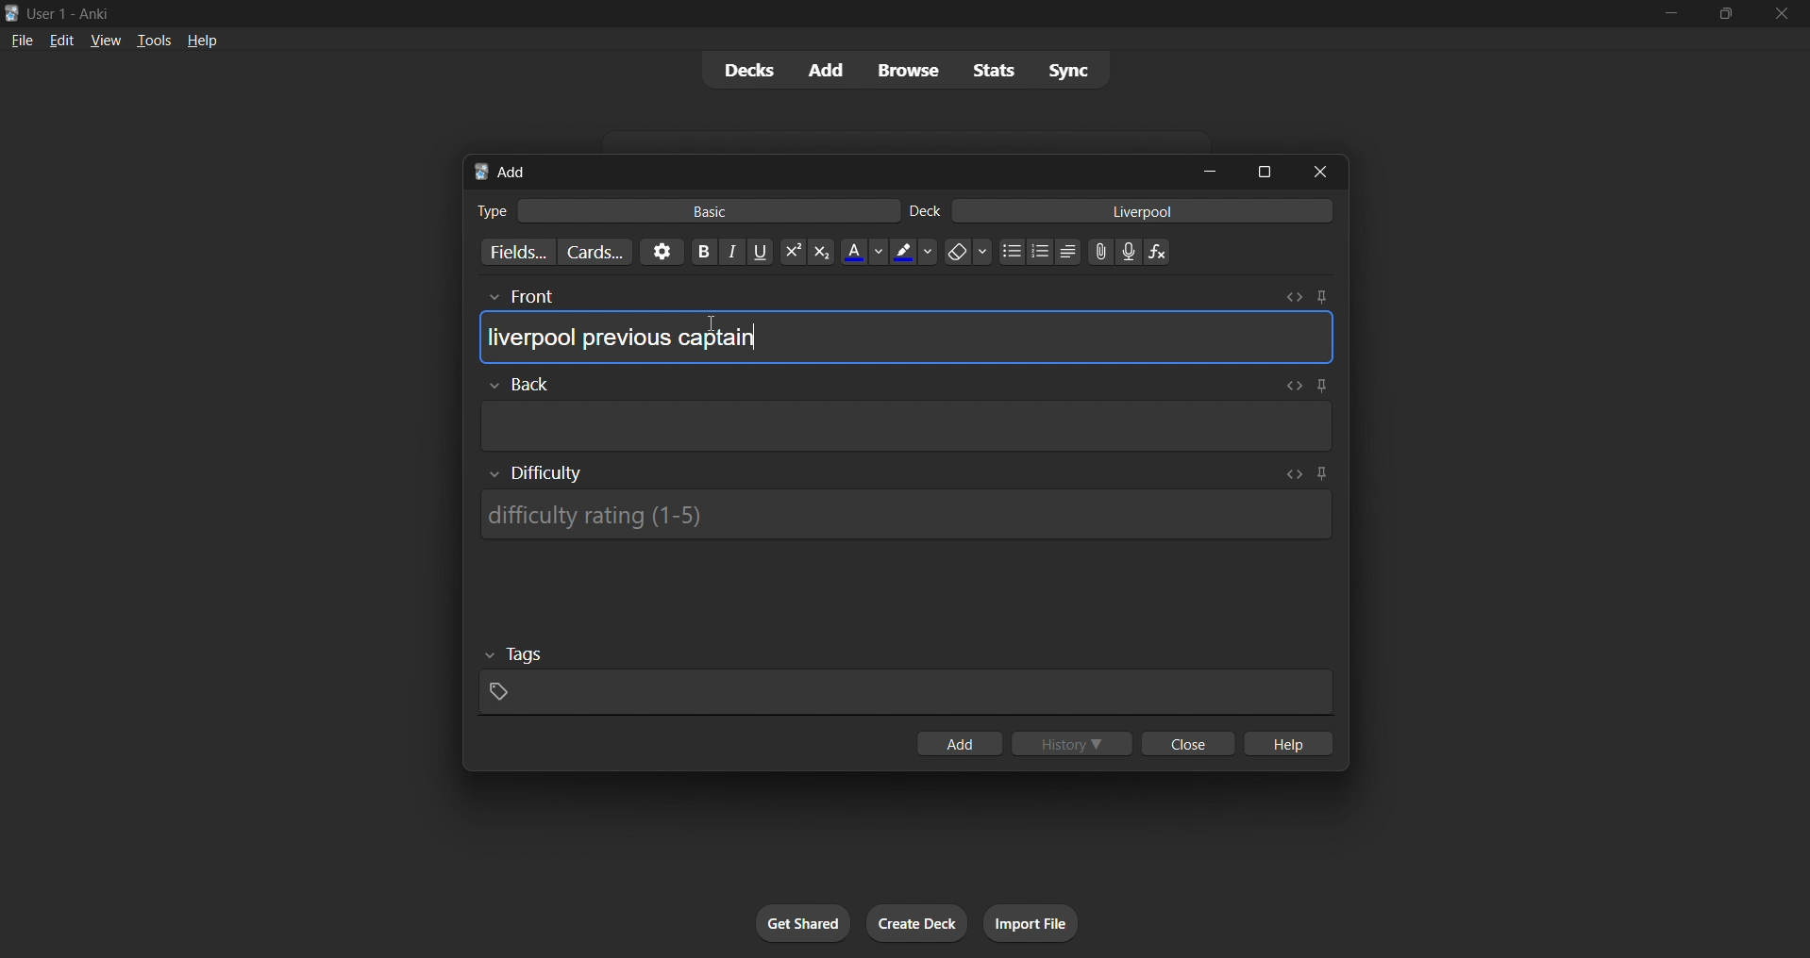  I want to click on multilevel list, so click(1069, 254).